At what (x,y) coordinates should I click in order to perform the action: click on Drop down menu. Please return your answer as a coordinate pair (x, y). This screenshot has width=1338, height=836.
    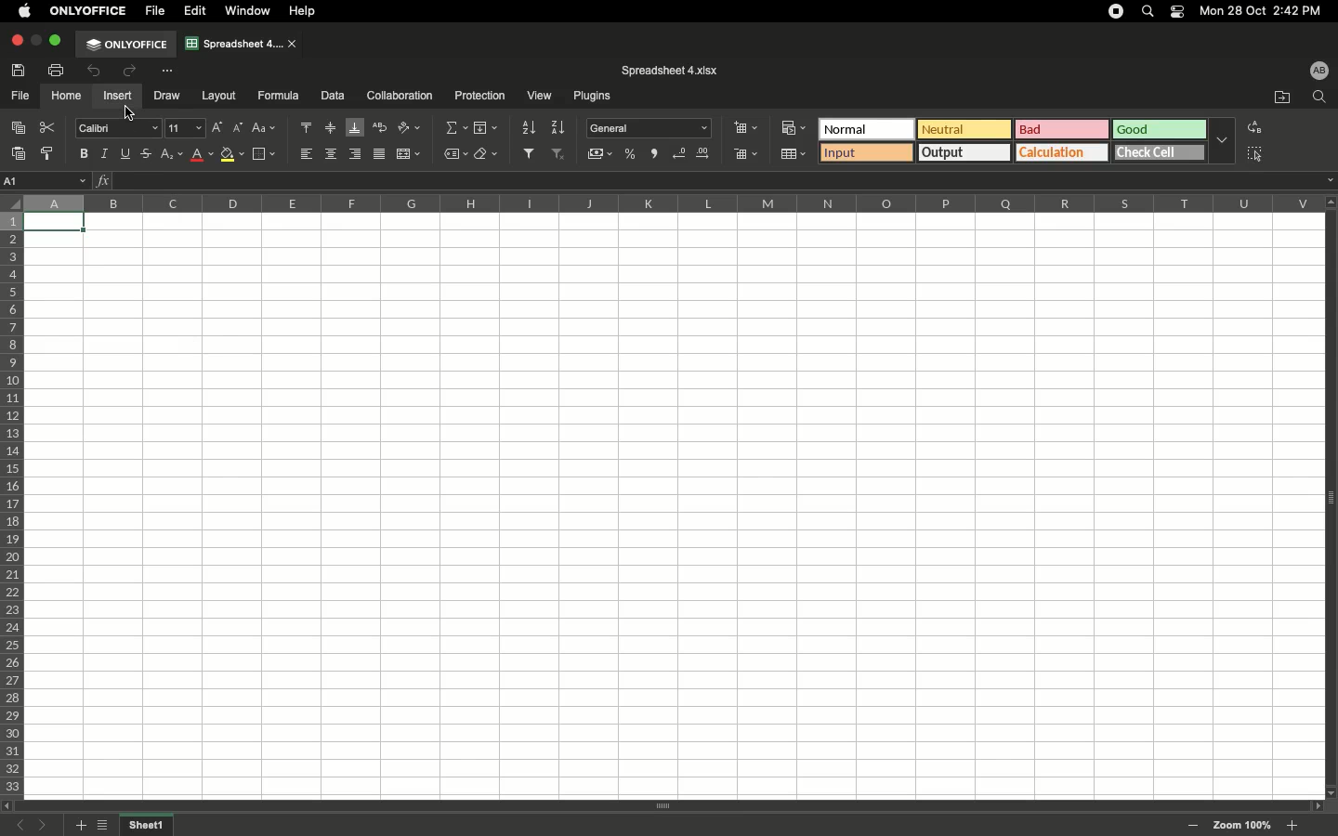
    Looking at the image, I should click on (1222, 139).